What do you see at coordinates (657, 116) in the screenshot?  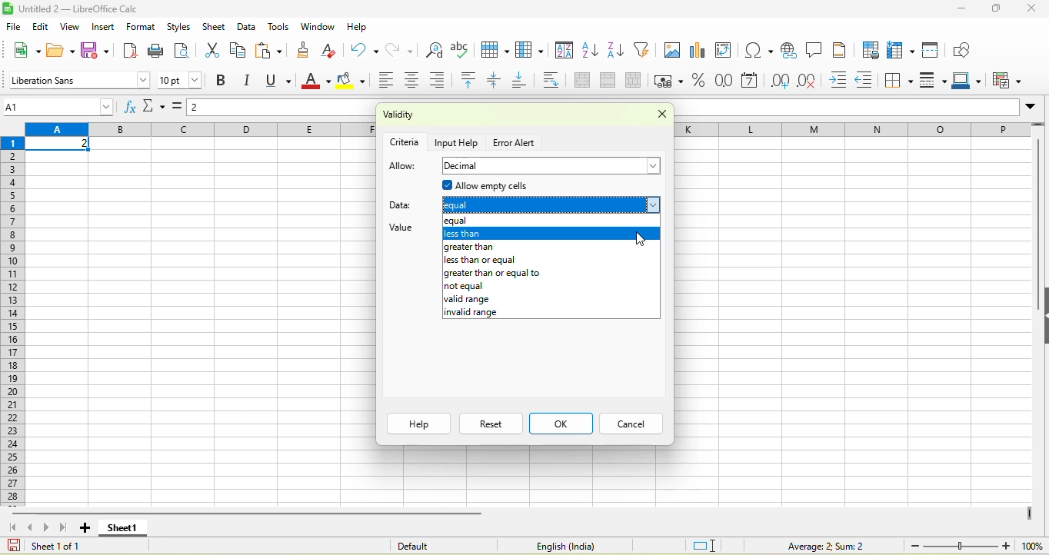 I see `lose` at bounding box center [657, 116].